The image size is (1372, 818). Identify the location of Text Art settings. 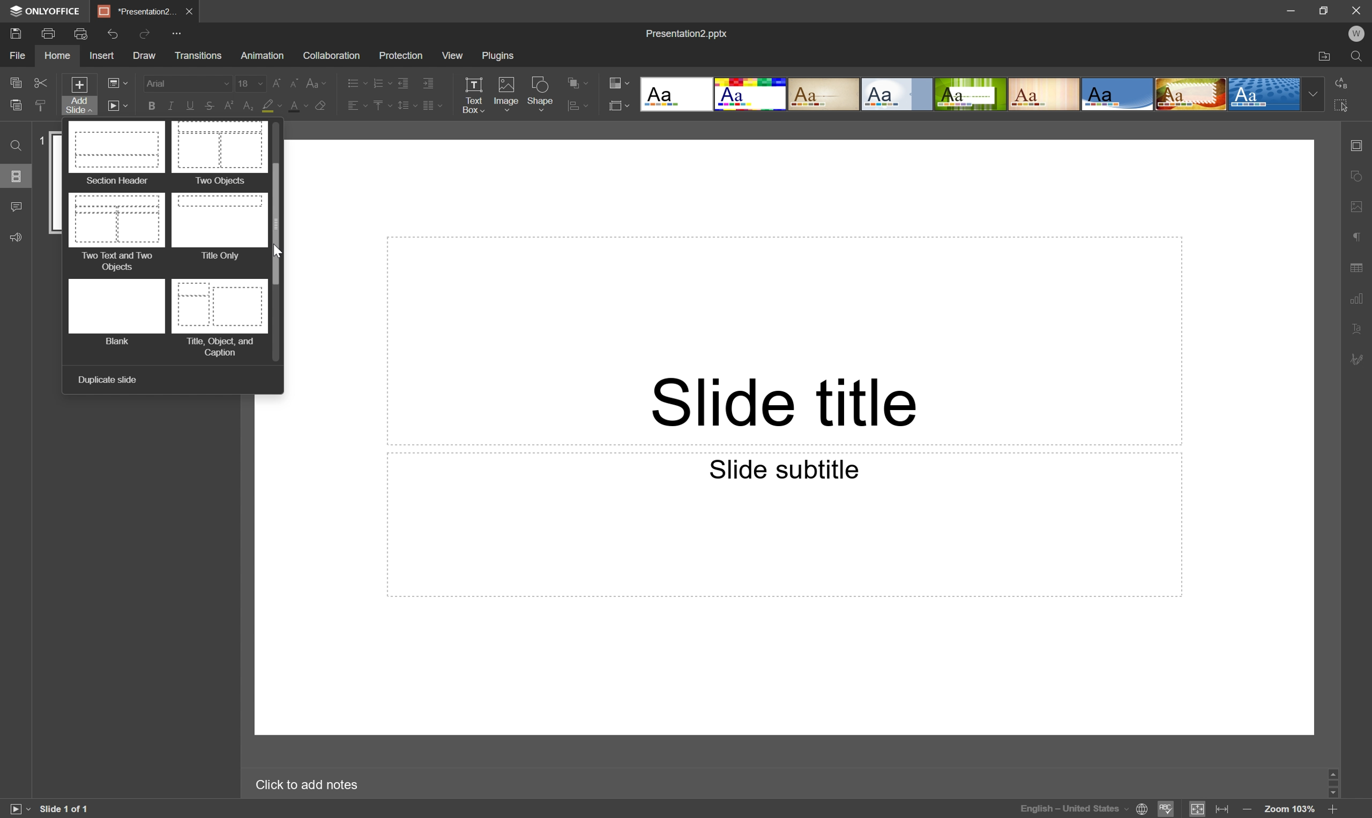
(1359, 327).